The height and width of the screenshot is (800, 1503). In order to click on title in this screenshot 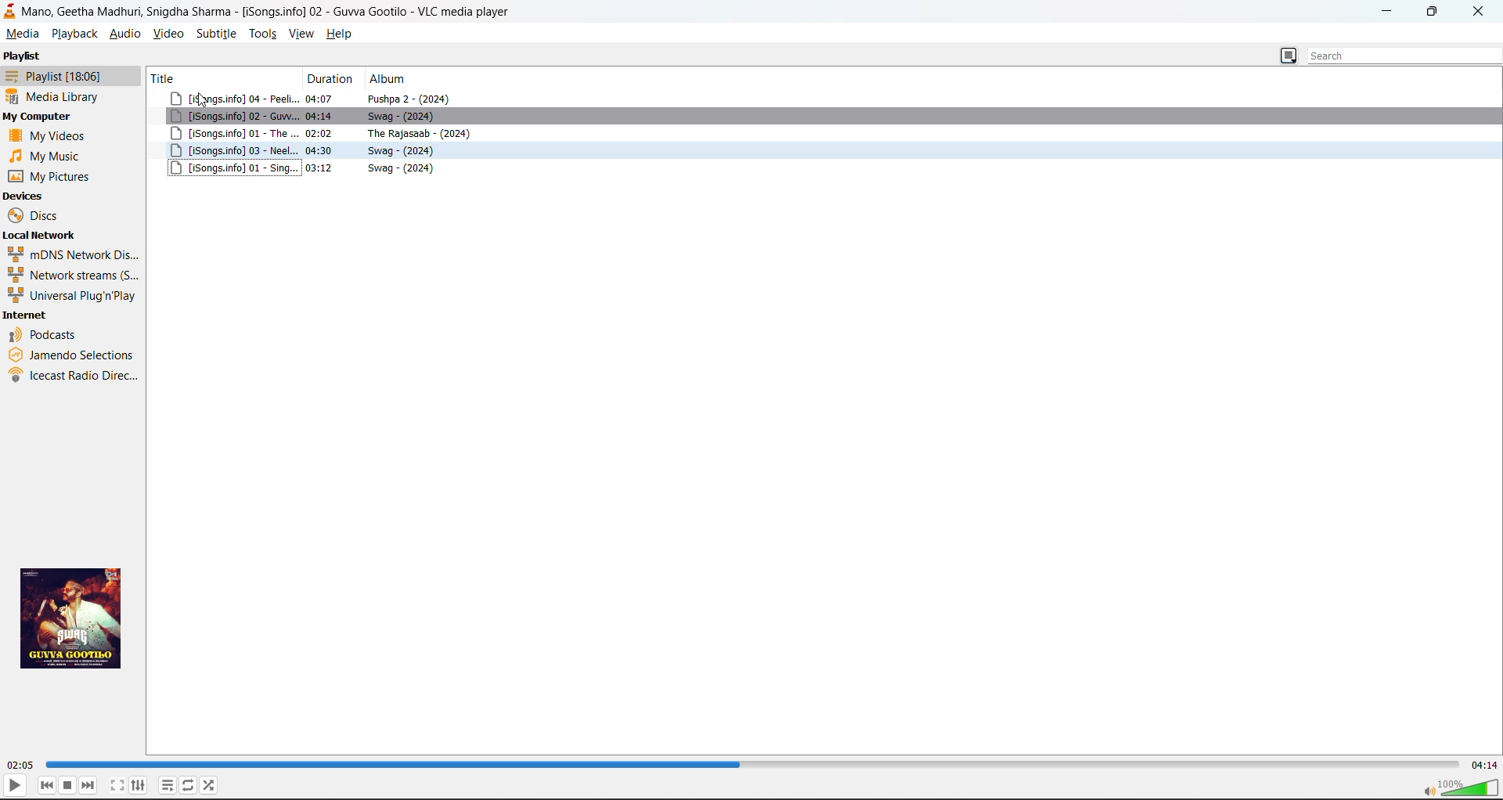, I will do `click(220, 77)`.